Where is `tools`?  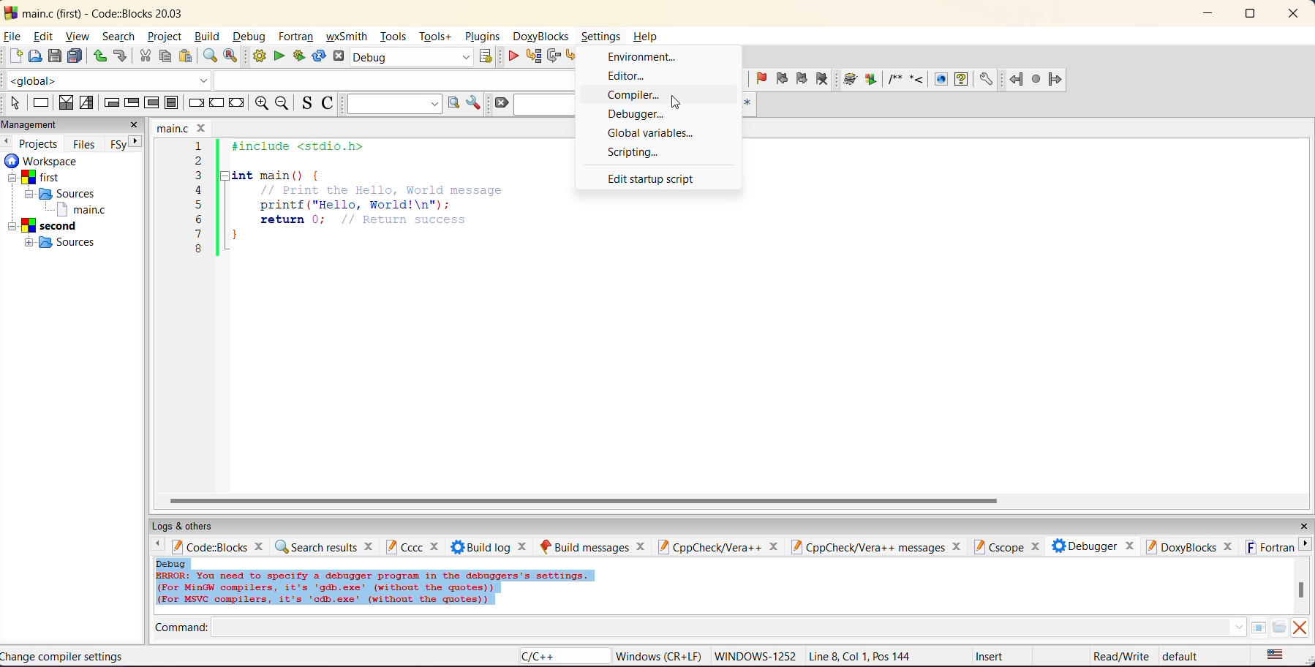
tools is located at coordinates (393, 37).